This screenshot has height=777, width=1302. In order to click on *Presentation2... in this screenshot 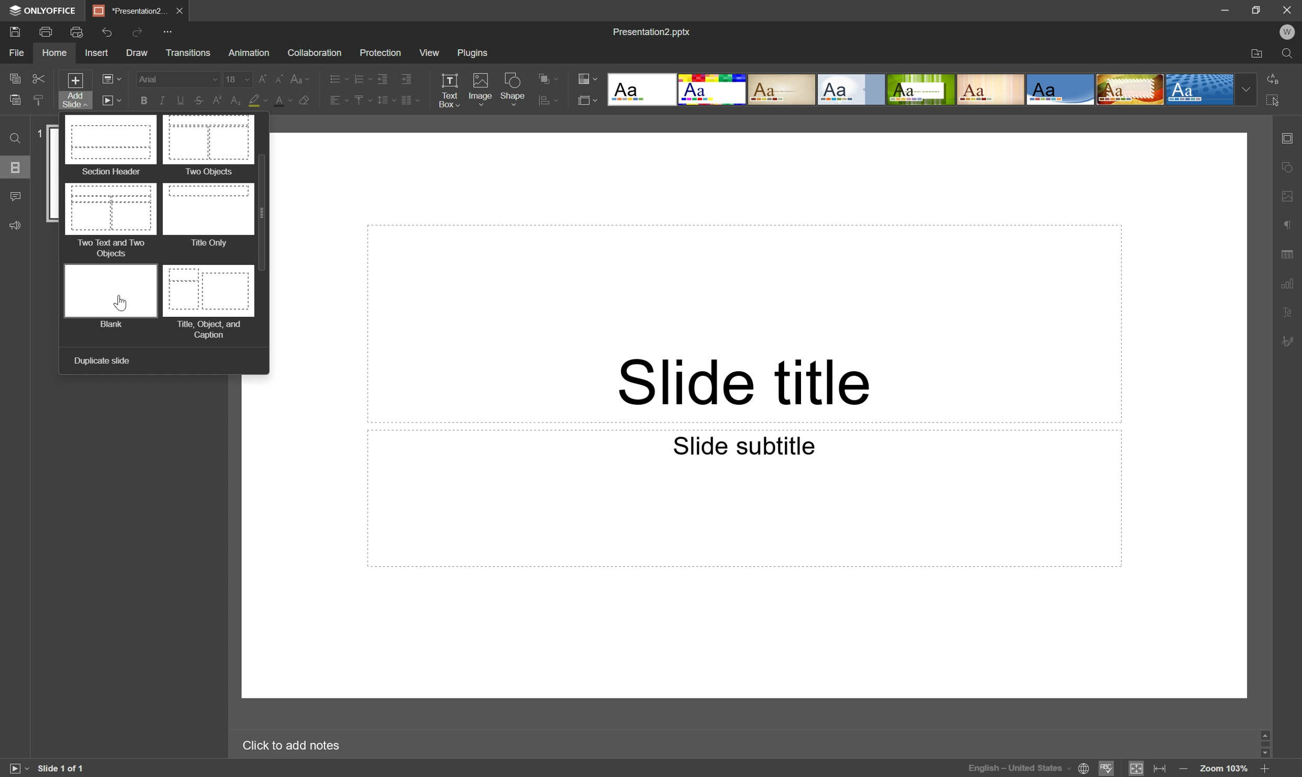, I will do `click(129, 10)`.